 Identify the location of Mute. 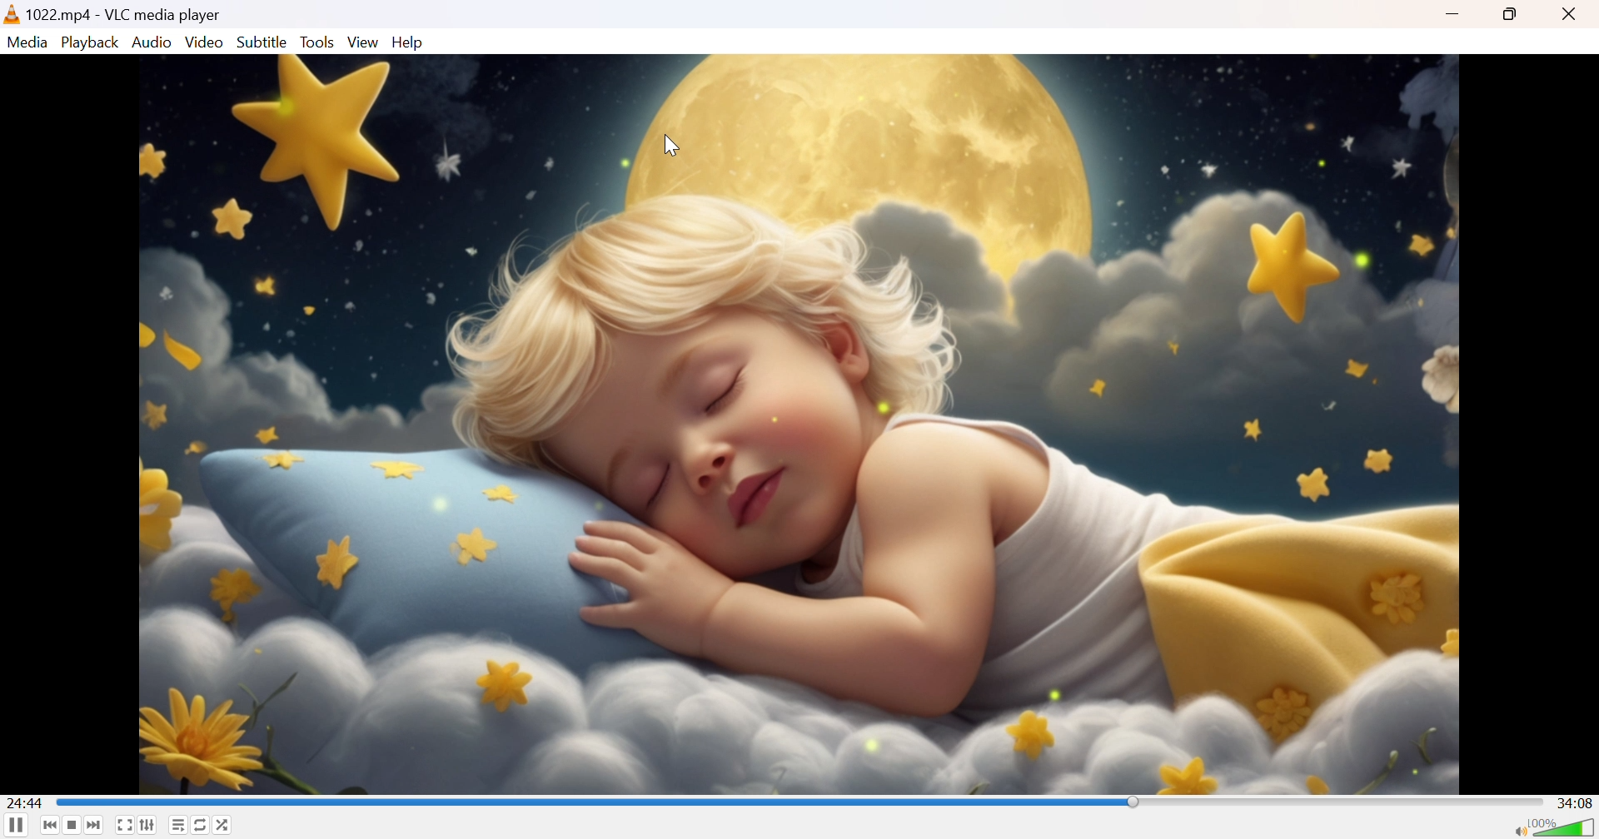
(1515, 832).